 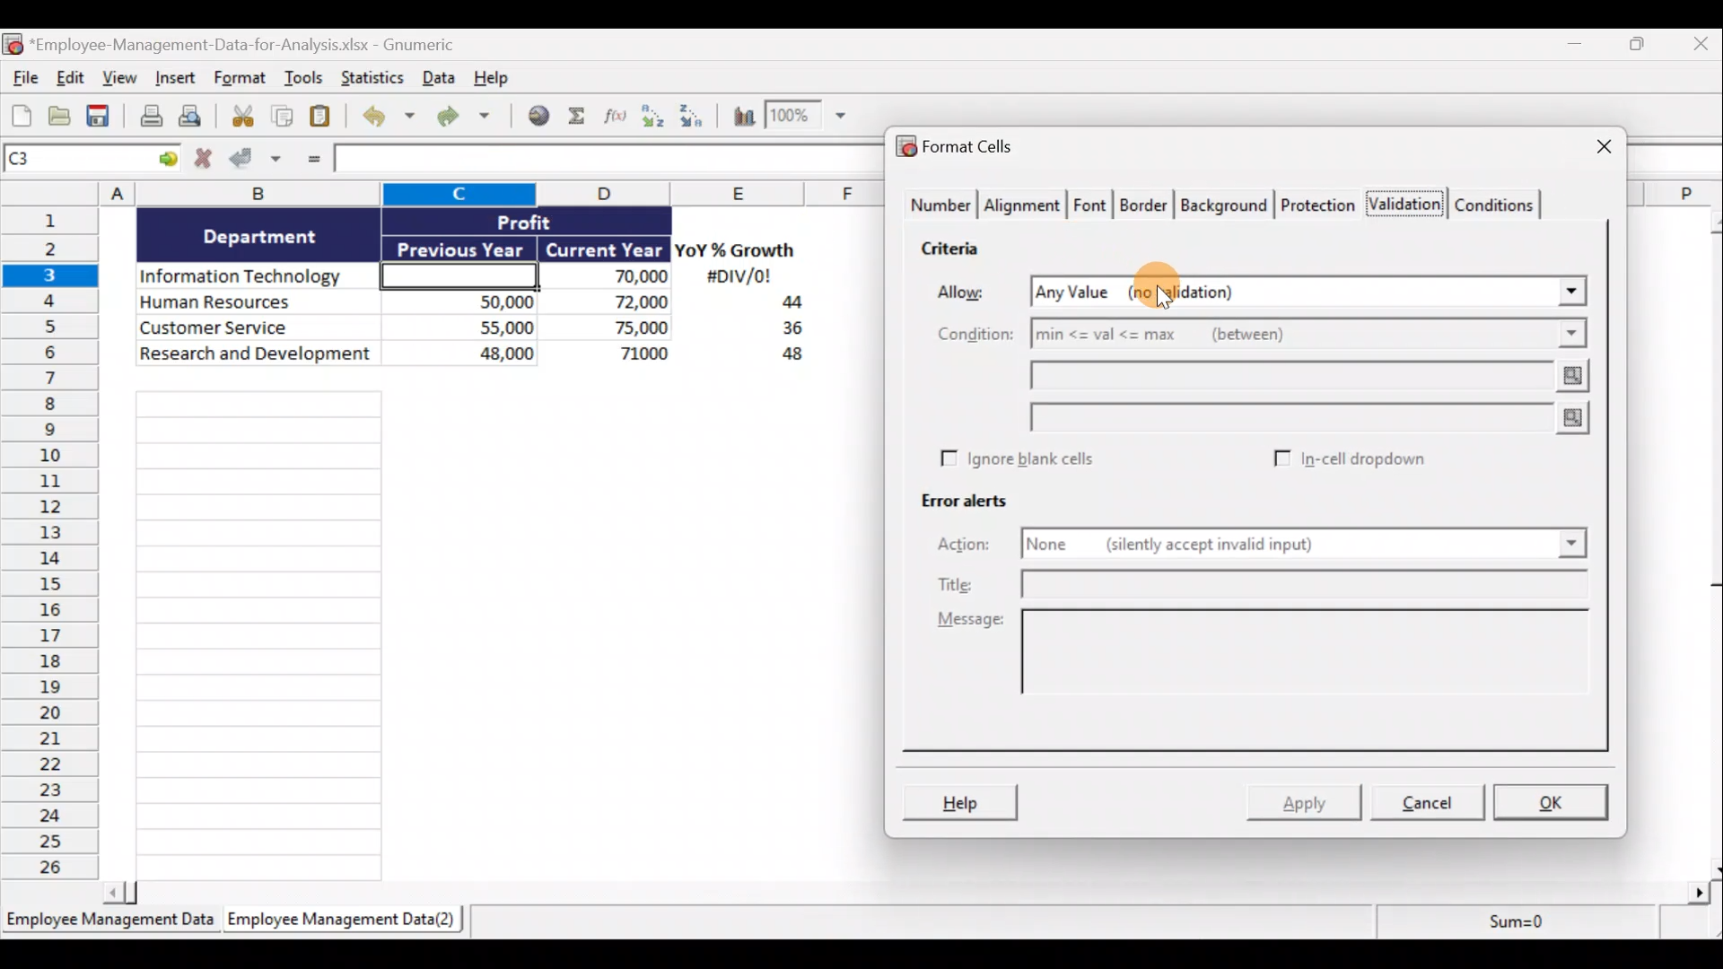 I want to click on Actions drop down, so click(x=1567, y=546).